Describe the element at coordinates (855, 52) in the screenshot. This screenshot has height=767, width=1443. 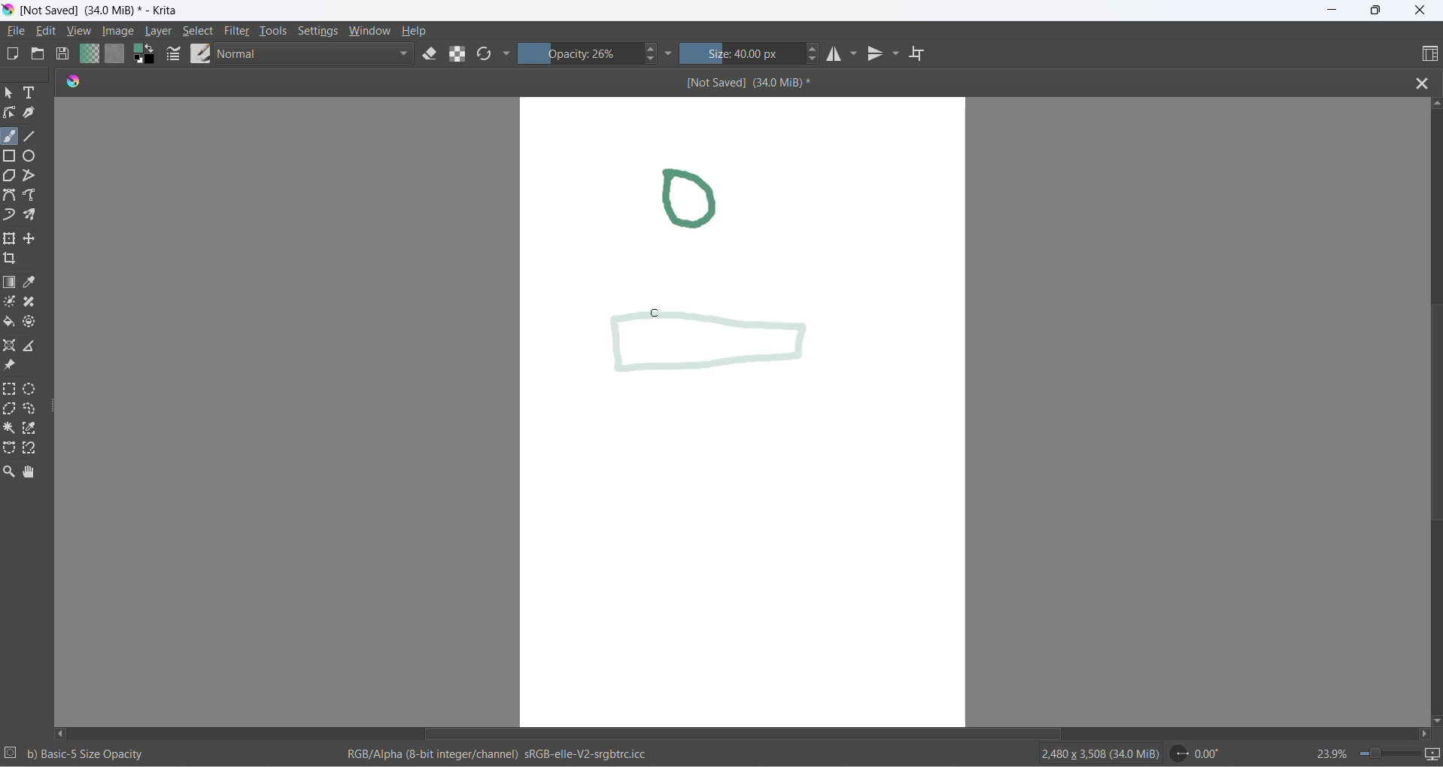
I see `horizontal mirror setting dropdown button` at that location.